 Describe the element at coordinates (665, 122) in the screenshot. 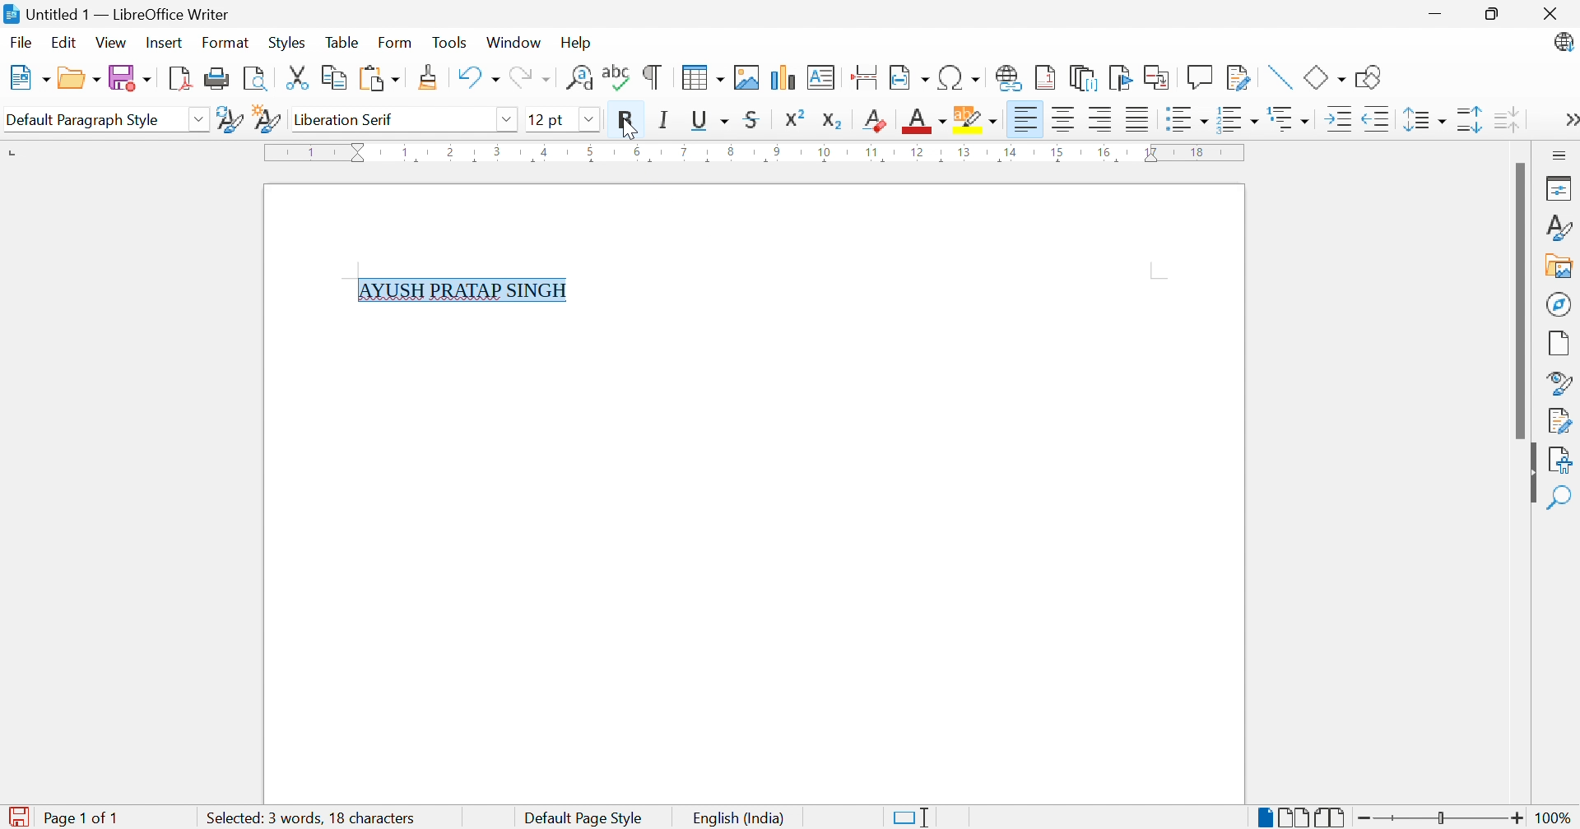

I see `Italic` at that location.